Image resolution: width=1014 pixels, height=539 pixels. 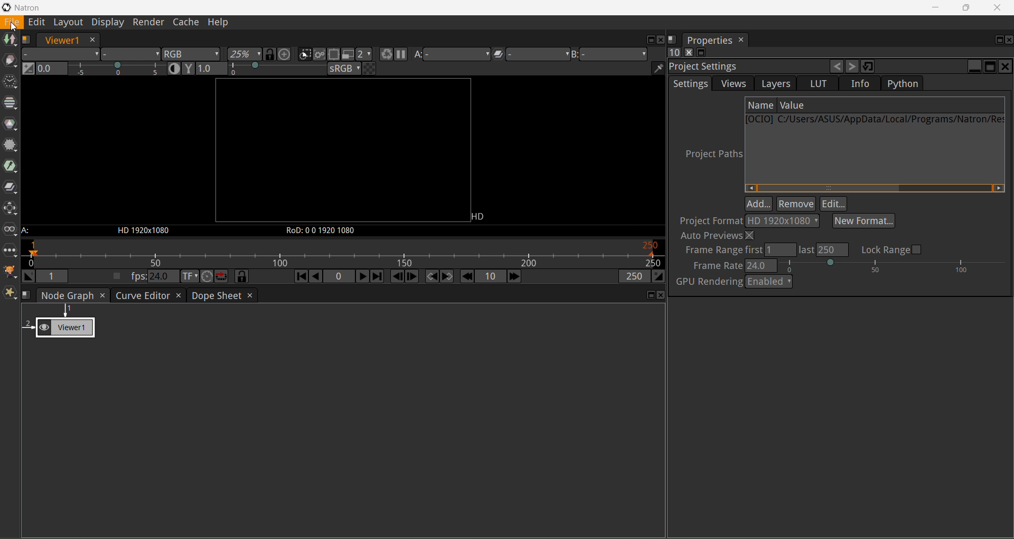 What do you see at coordinates (701, 52) in the screenshot?
I see `Minimize/Maximize all panels` at bounding box center [701, 52].